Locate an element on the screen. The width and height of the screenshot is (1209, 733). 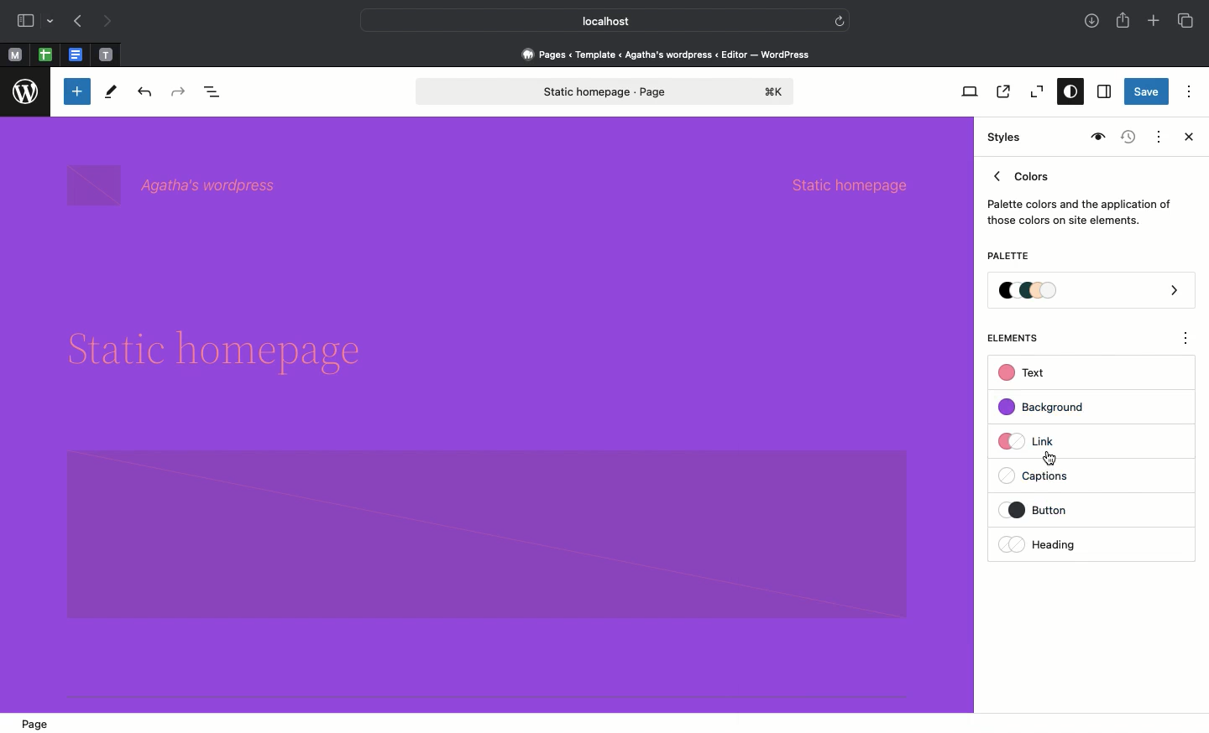
Options is located at coordinates (1189, 91).